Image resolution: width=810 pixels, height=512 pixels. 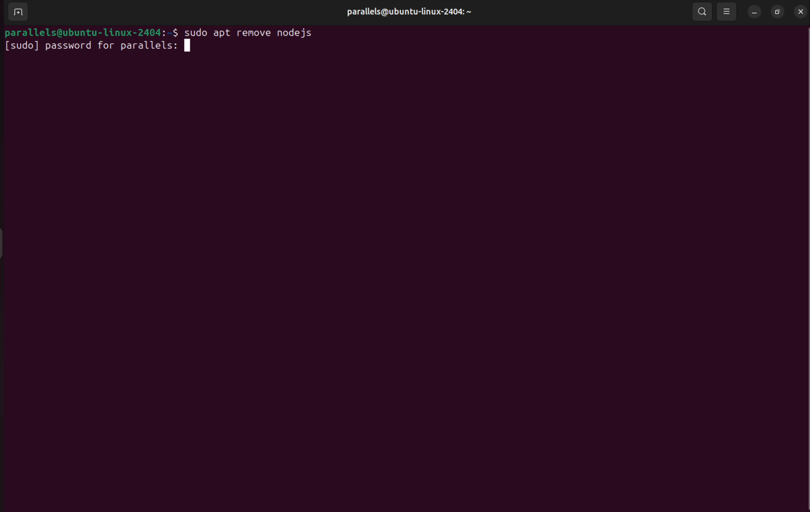 What do you see at coordinates (802, 250) in the screenshot?
I see `Scrollbar` at bounding box center [802, 250].